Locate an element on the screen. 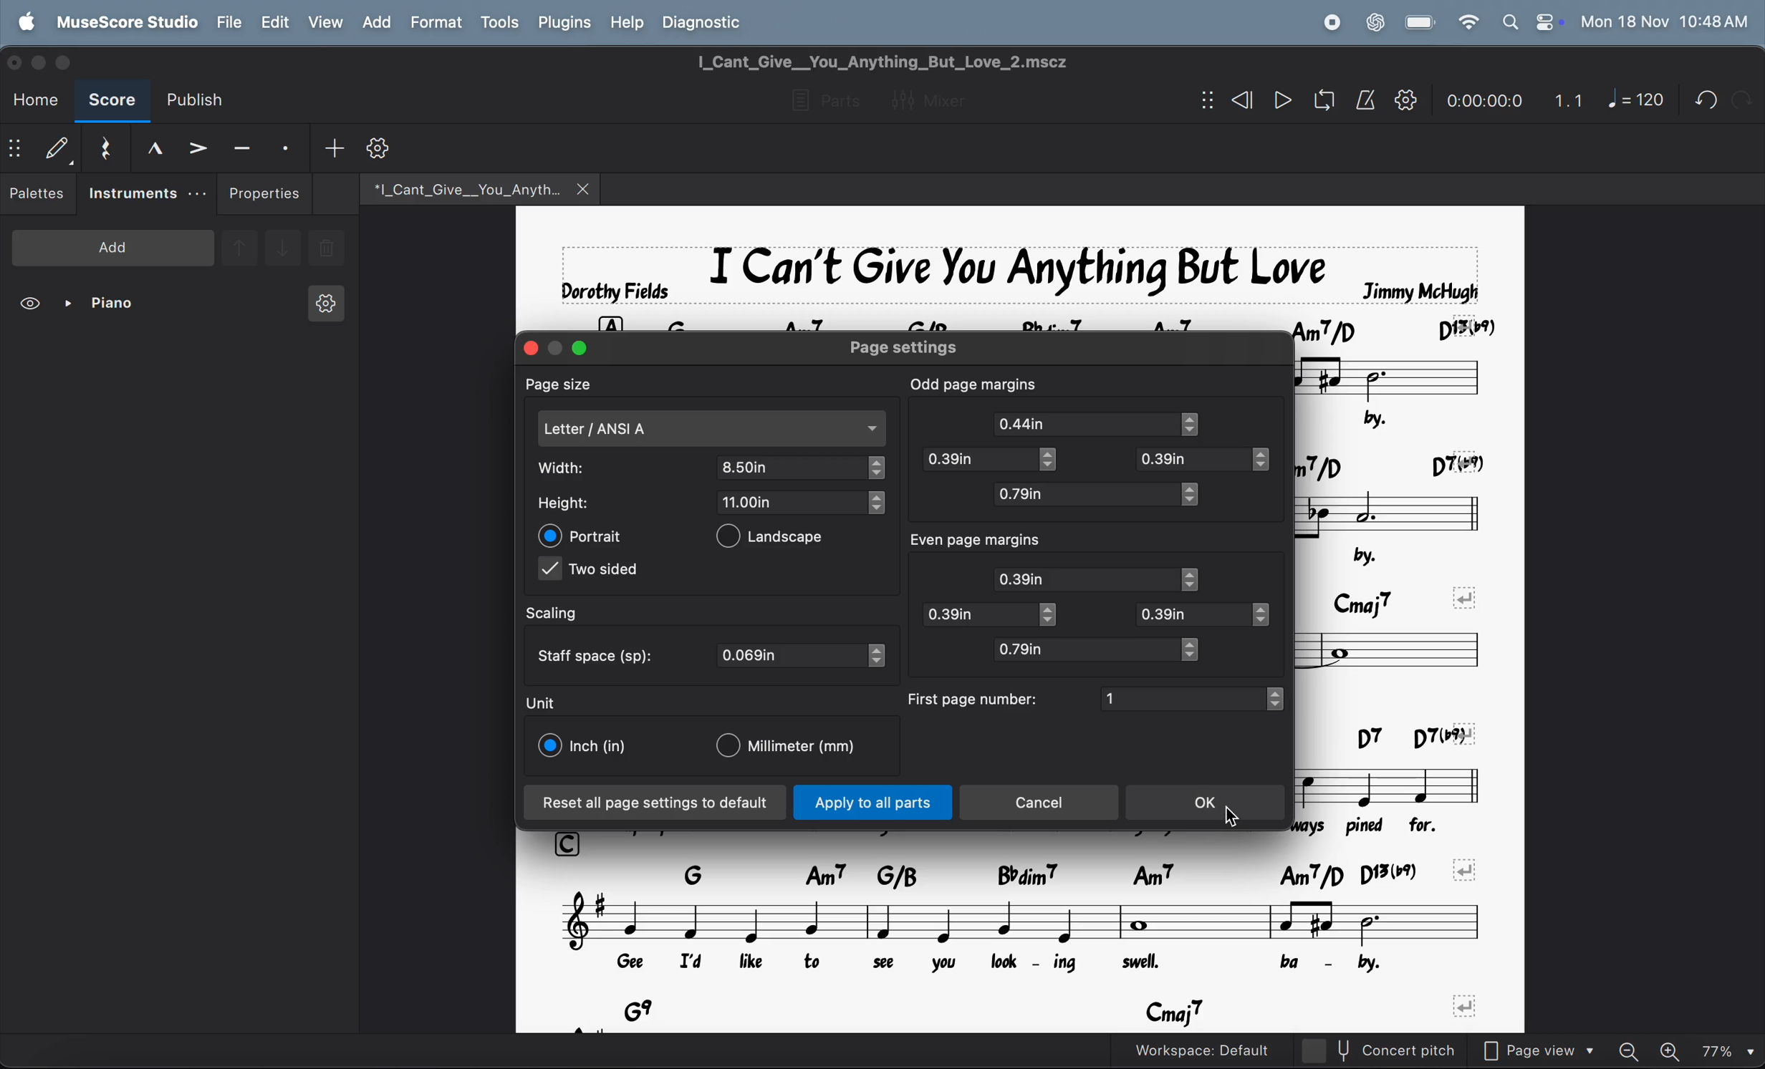  diagnostic is located at coordinates (710, 21).